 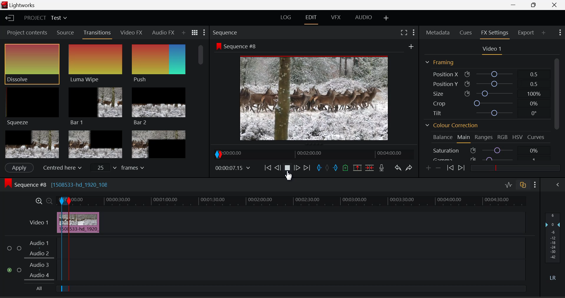 What do you see at coordinates (202, 100) in the screenshot?
I see `Scroll Bar` at bounding box center [202, 100].